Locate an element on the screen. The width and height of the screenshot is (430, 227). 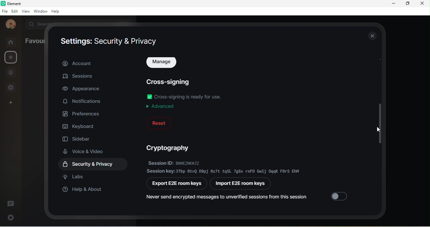
toggle switch is located at coordinates (150, 97).